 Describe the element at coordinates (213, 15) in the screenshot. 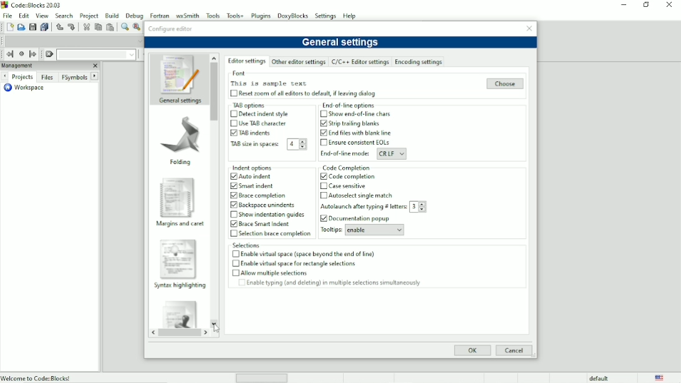

I see `Tools` at that location.